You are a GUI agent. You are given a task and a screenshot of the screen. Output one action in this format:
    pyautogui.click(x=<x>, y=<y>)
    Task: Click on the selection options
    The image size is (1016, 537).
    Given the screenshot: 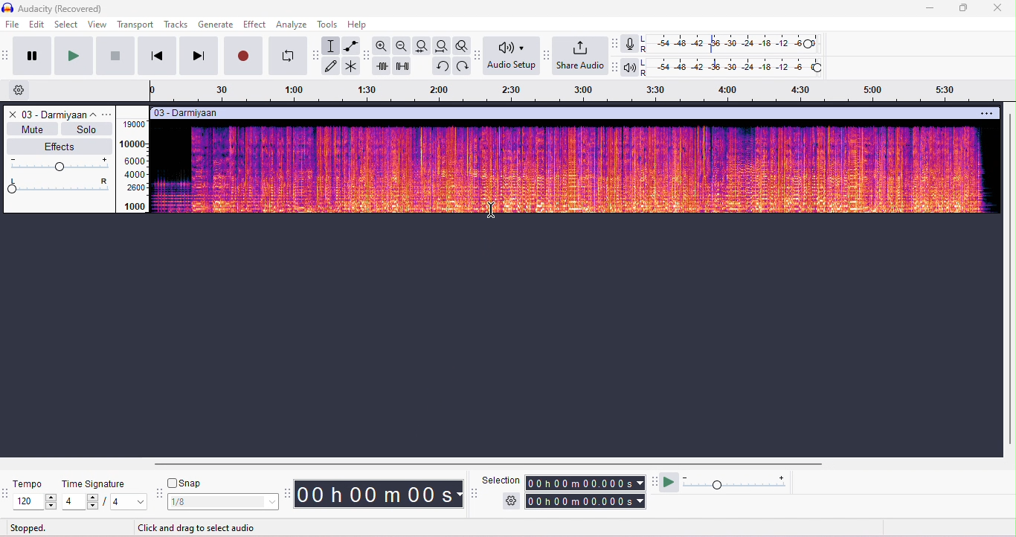 What is the action you would take?
    pyautogui.click(x=512, y=500)
    